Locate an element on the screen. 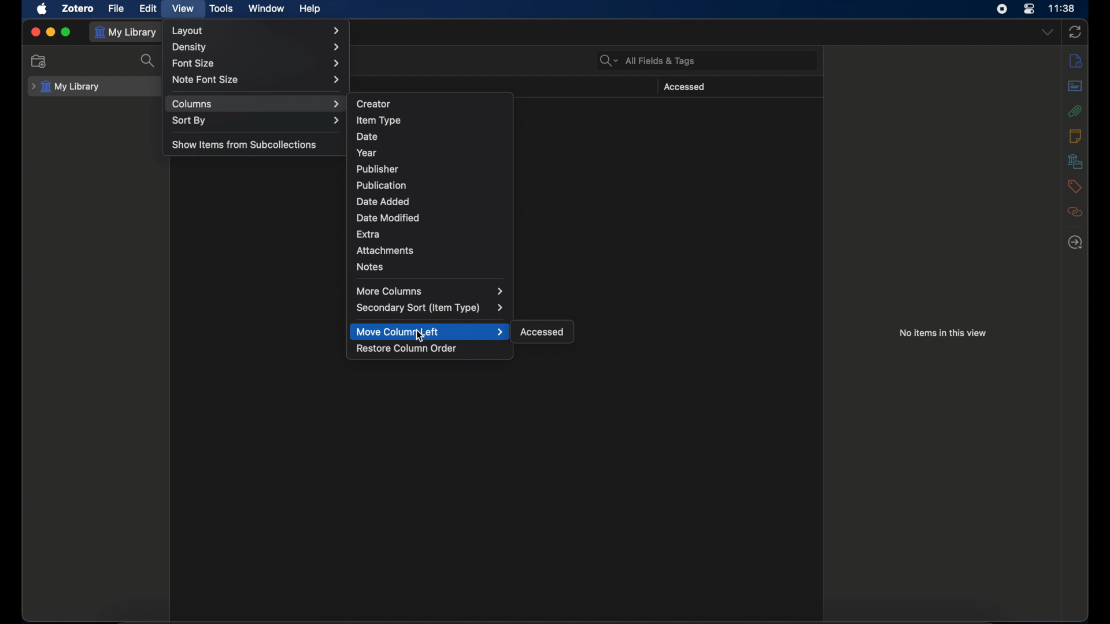 The width and height of the screenshot is (1110, 624). notes is located at coordinates (370, 267).